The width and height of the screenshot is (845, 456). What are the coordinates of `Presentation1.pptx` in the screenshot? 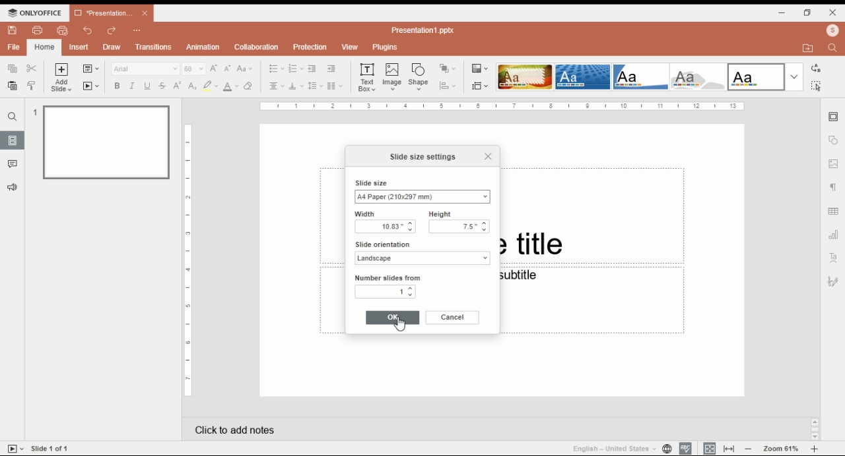 It's located at (425, 30).